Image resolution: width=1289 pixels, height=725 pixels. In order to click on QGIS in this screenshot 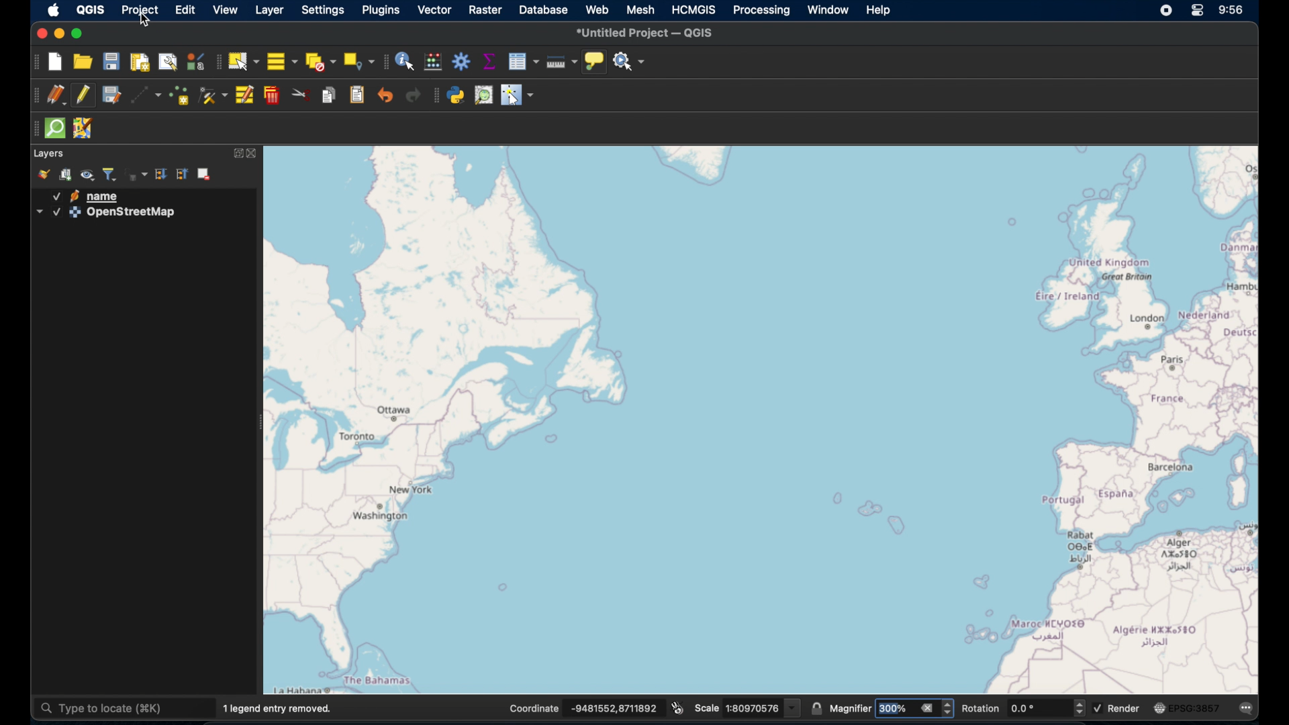, I will do `click(90, 10)`.